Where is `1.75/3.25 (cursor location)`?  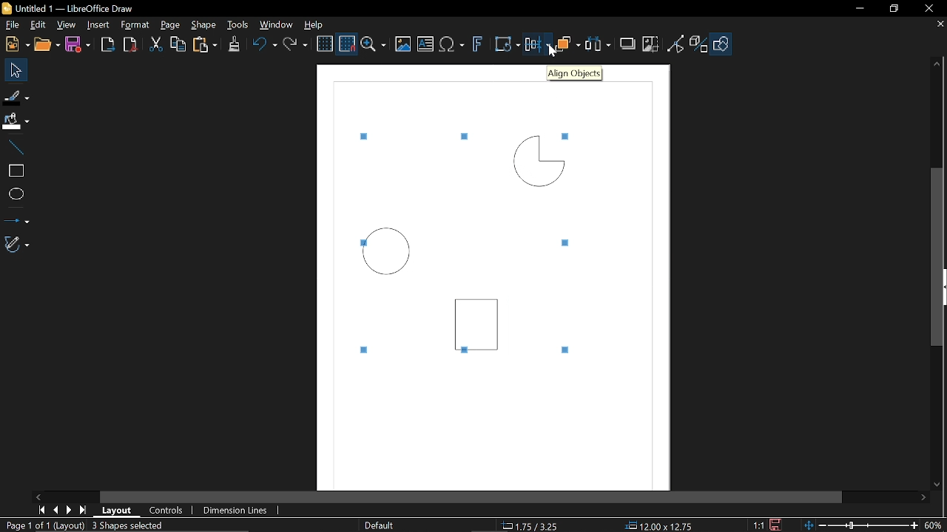 1.75/3.25 (cursor location) is located at coordinates (533, 524).